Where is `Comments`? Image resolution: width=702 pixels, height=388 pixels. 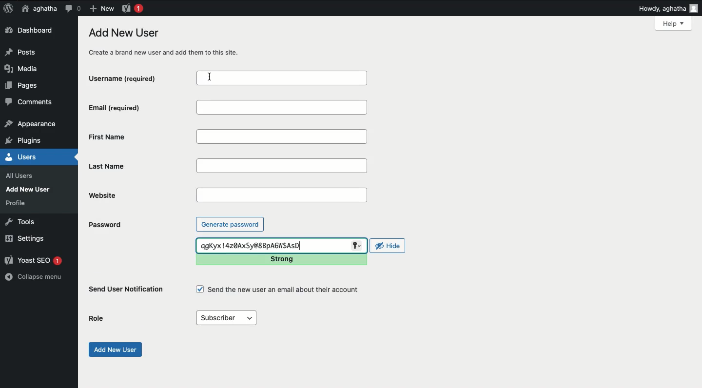
Comments is located at coordinates (30, 103).